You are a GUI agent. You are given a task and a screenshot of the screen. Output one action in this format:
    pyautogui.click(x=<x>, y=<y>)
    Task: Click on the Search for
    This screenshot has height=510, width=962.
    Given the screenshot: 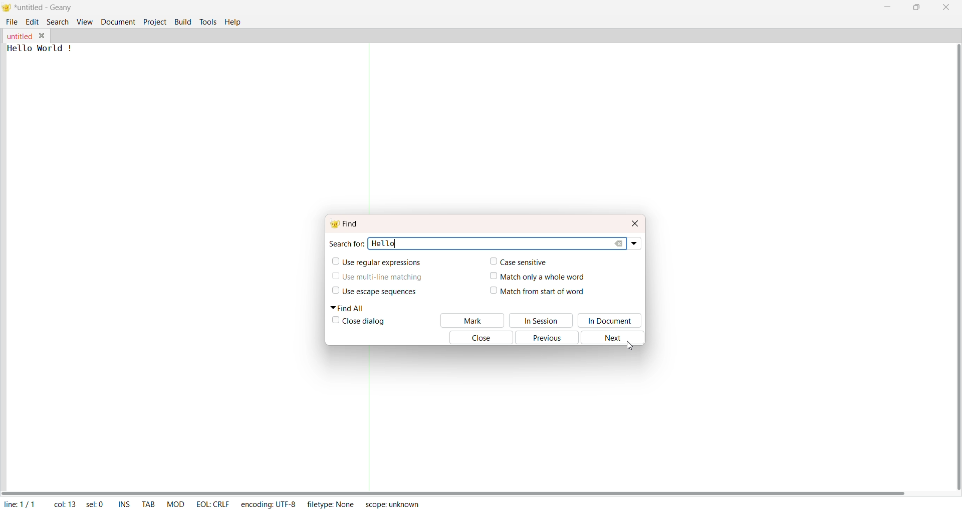 What is the action you would take?
    pyautogui.click(x=346, y=243)
    